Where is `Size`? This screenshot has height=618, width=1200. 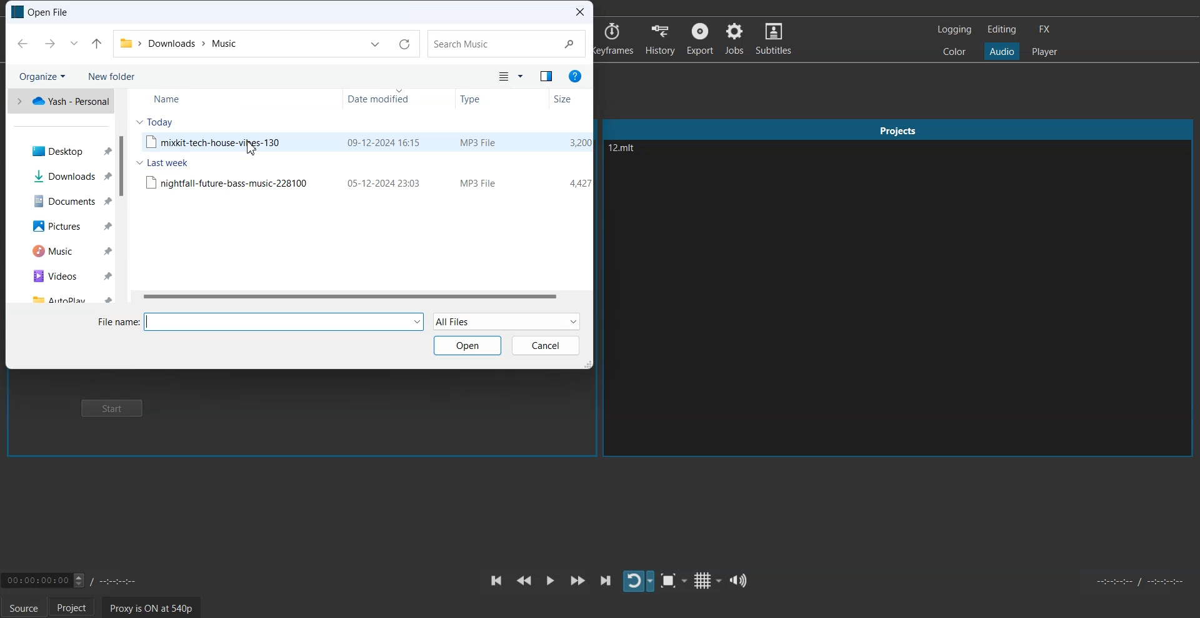
Size is located at coordinates (562, 99).